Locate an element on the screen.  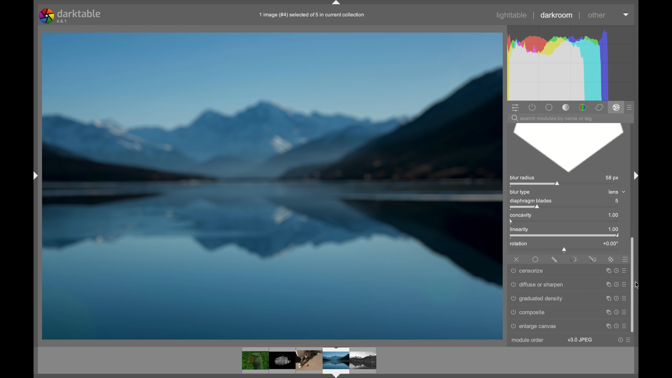
1.00 is located at coordinates (610, 215).